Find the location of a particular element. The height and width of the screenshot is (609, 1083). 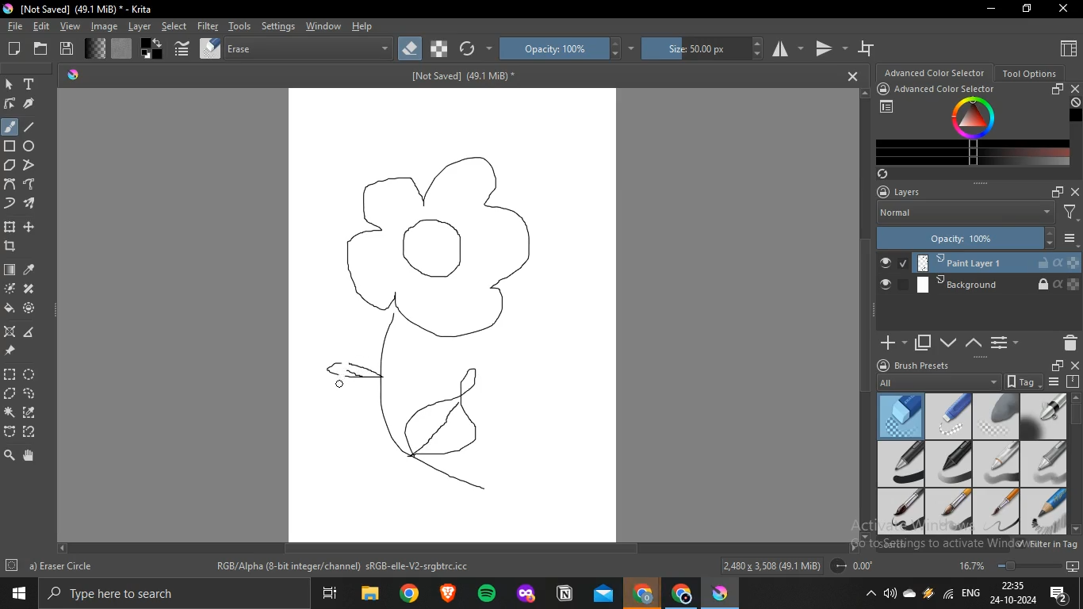

Options is located at coordinates (1003, 343).